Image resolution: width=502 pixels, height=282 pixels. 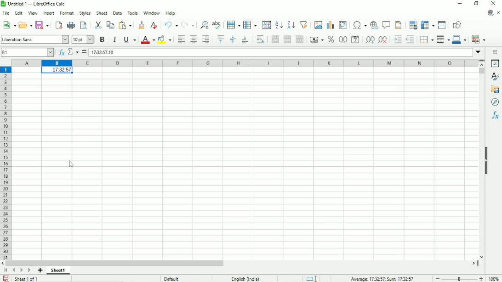 What do you see at coordinates (73, 52) in the screenshot?
I see `Select function` at bounding box center [73, 52].